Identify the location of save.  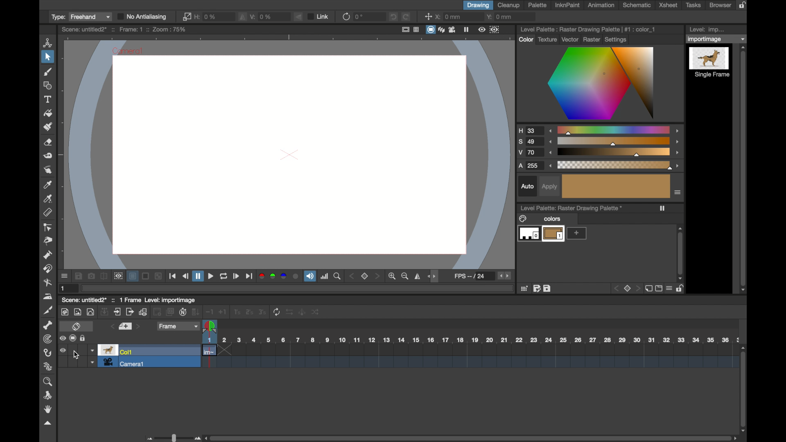
(78, 276).